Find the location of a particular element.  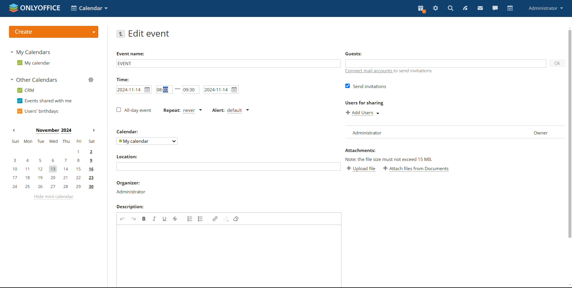

attachments is located at coordinates (361, 150).